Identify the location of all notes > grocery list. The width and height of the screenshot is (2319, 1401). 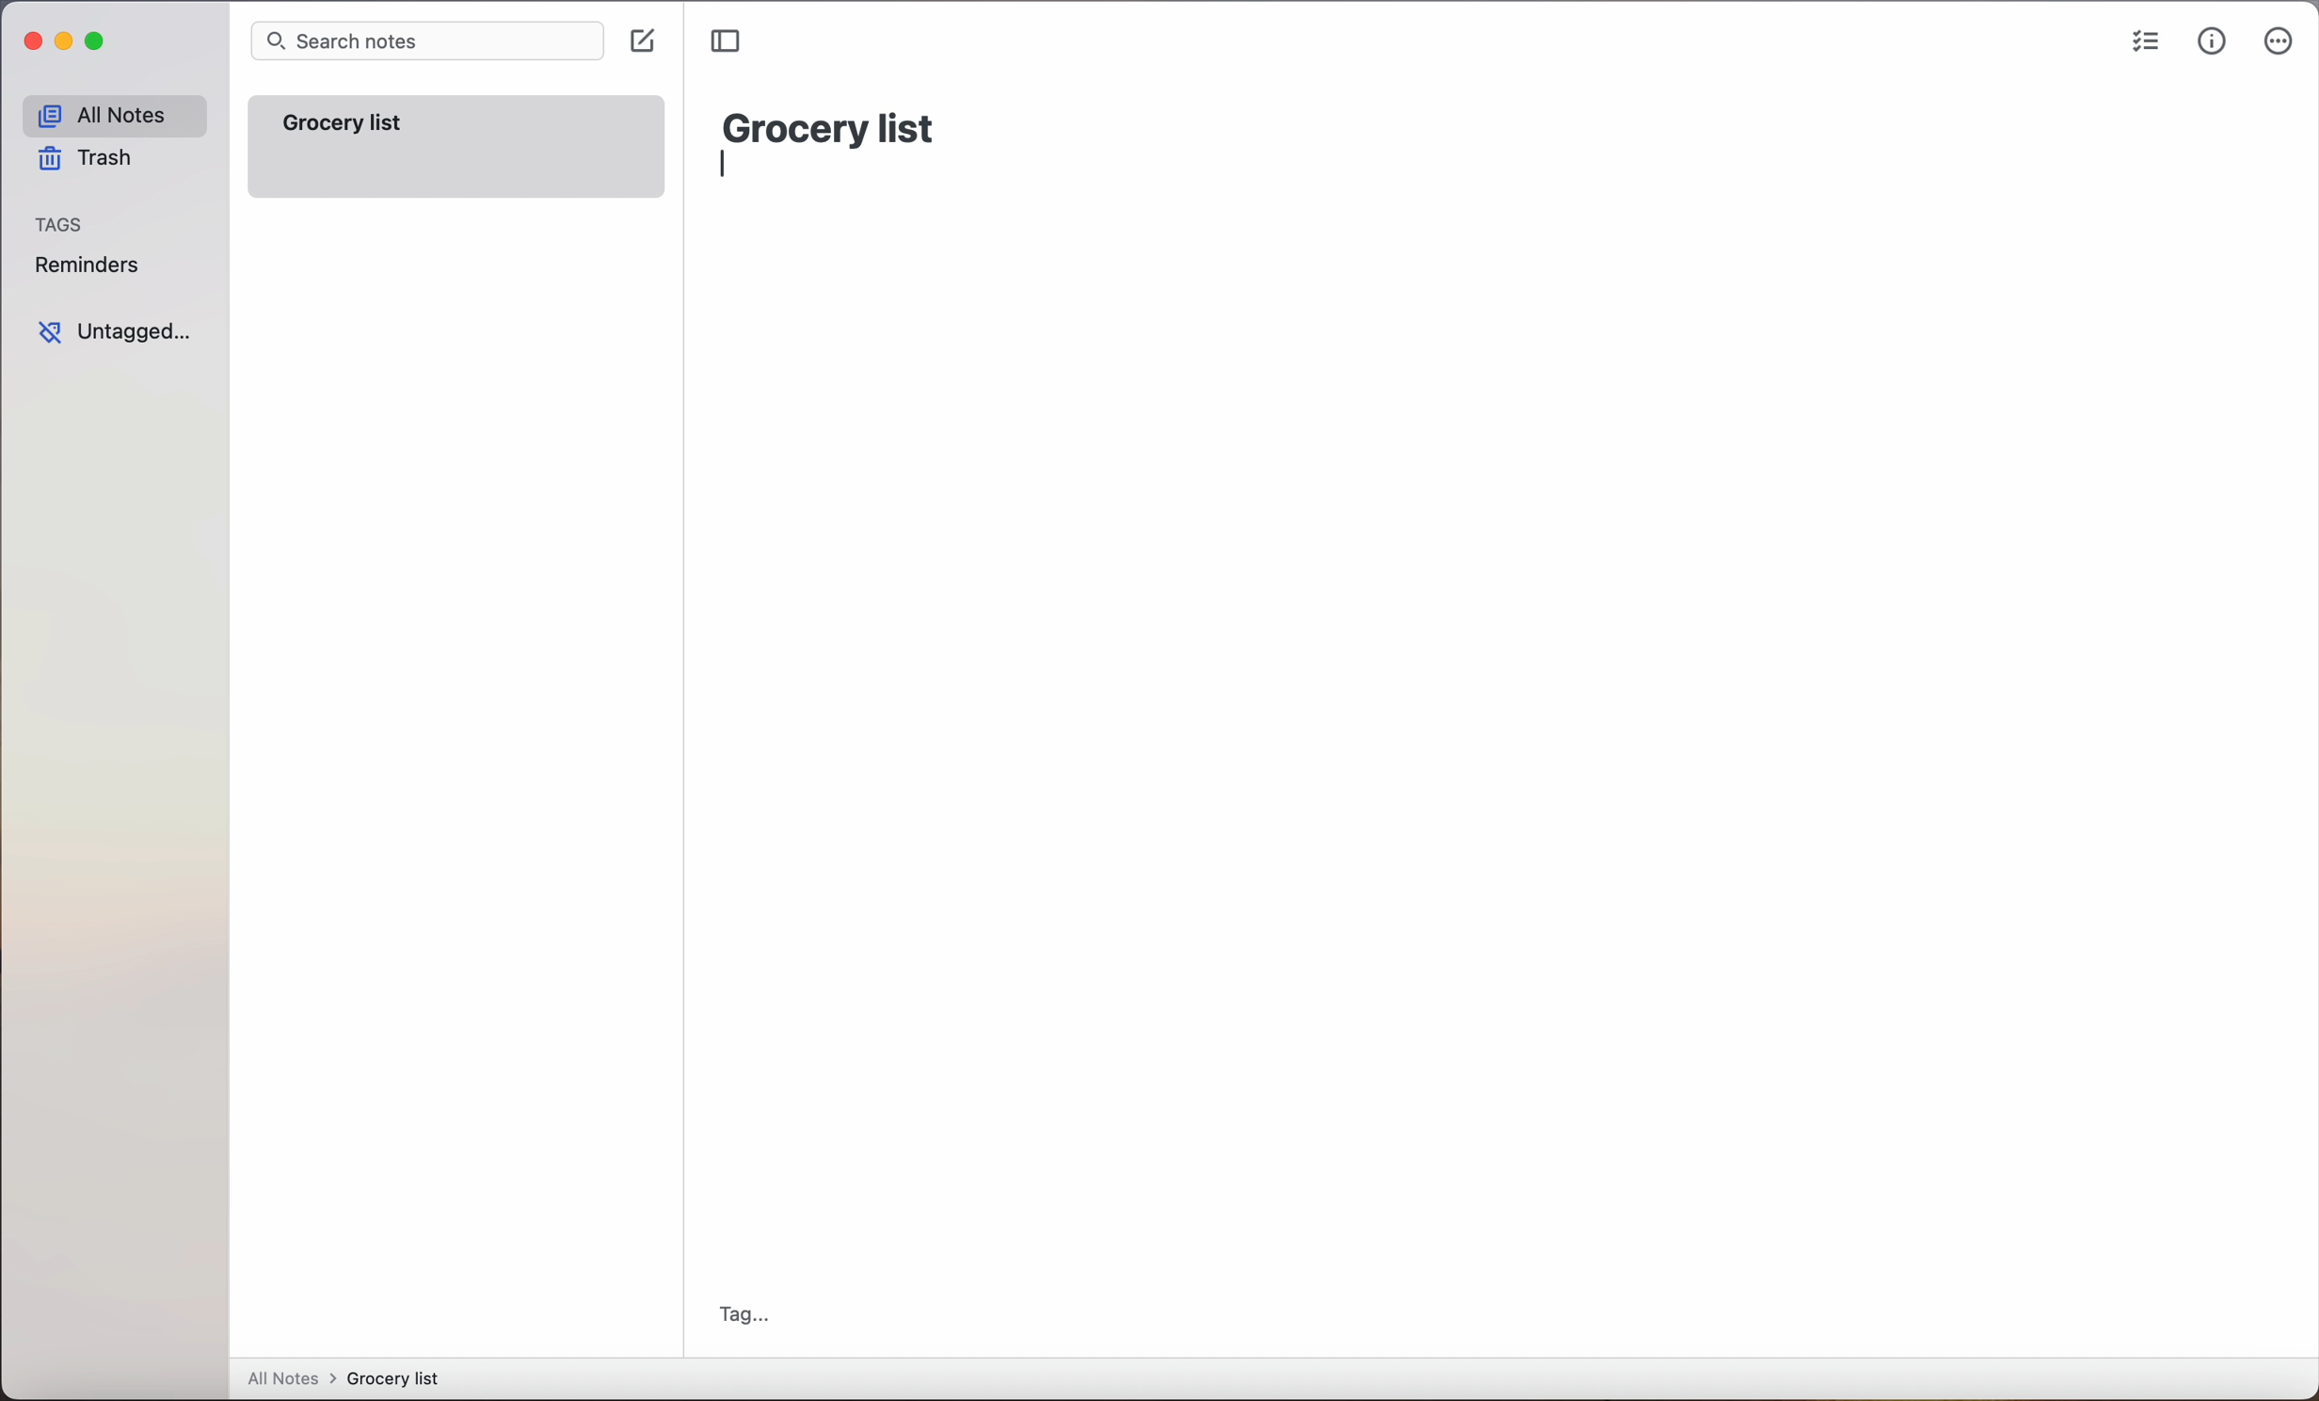
(351, 1380).